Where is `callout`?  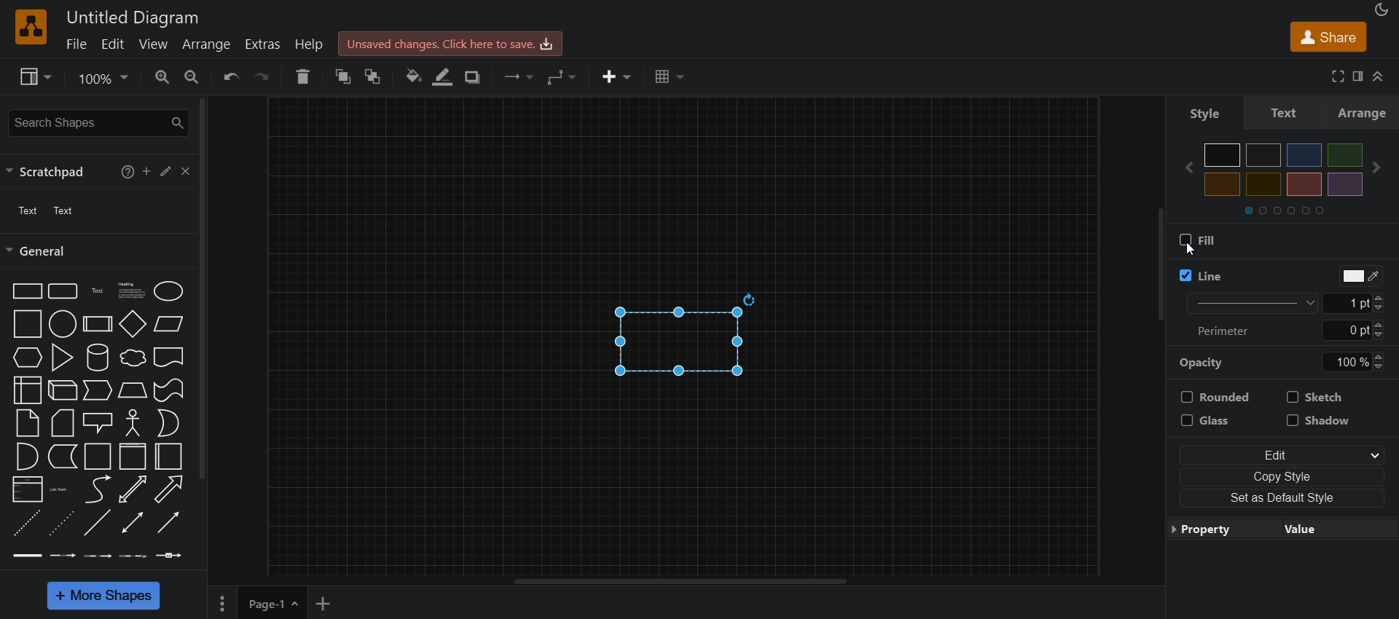
callout is located at coordinates (98, 423).